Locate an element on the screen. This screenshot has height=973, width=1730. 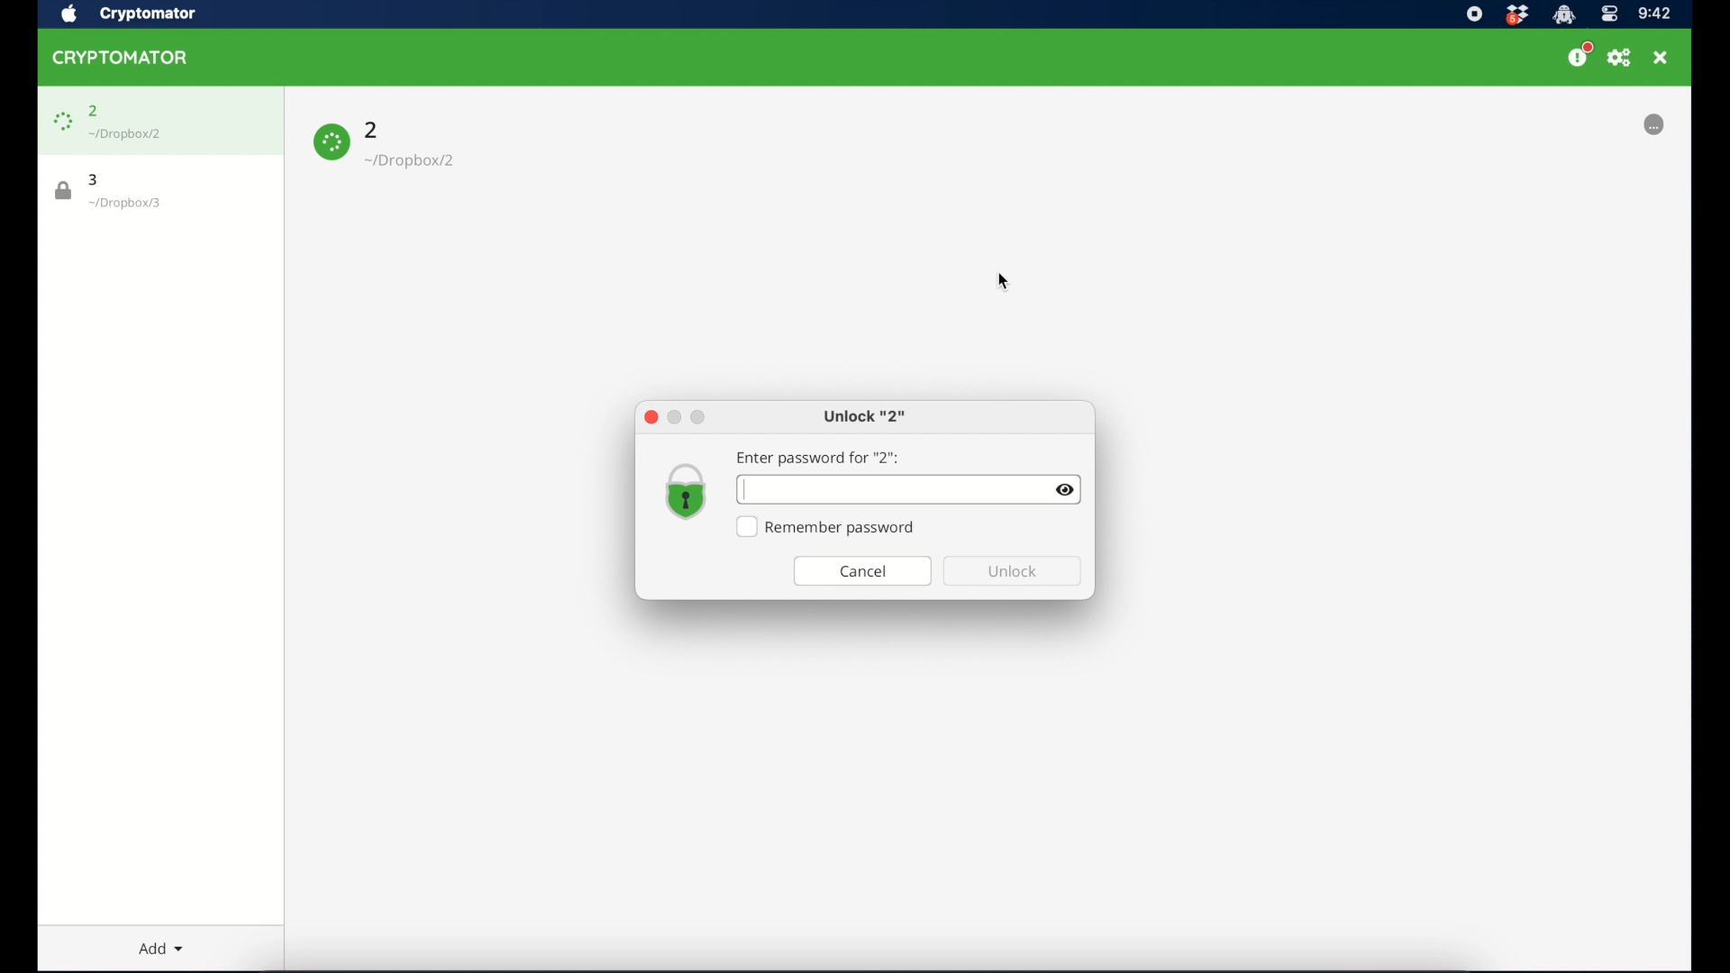
location is located at coordinates (125, 204).